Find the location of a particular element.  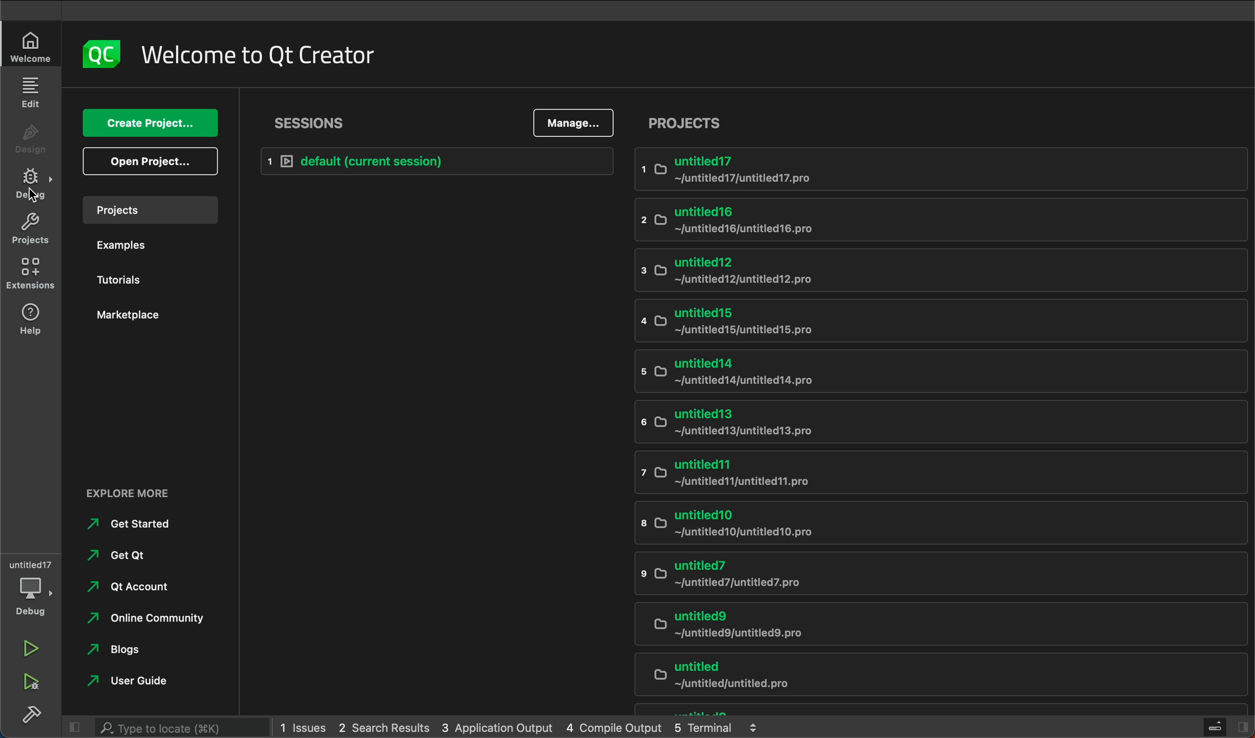

untitled?
~Juntitled7/untitled7.pro is located at coordinates (940, 576).